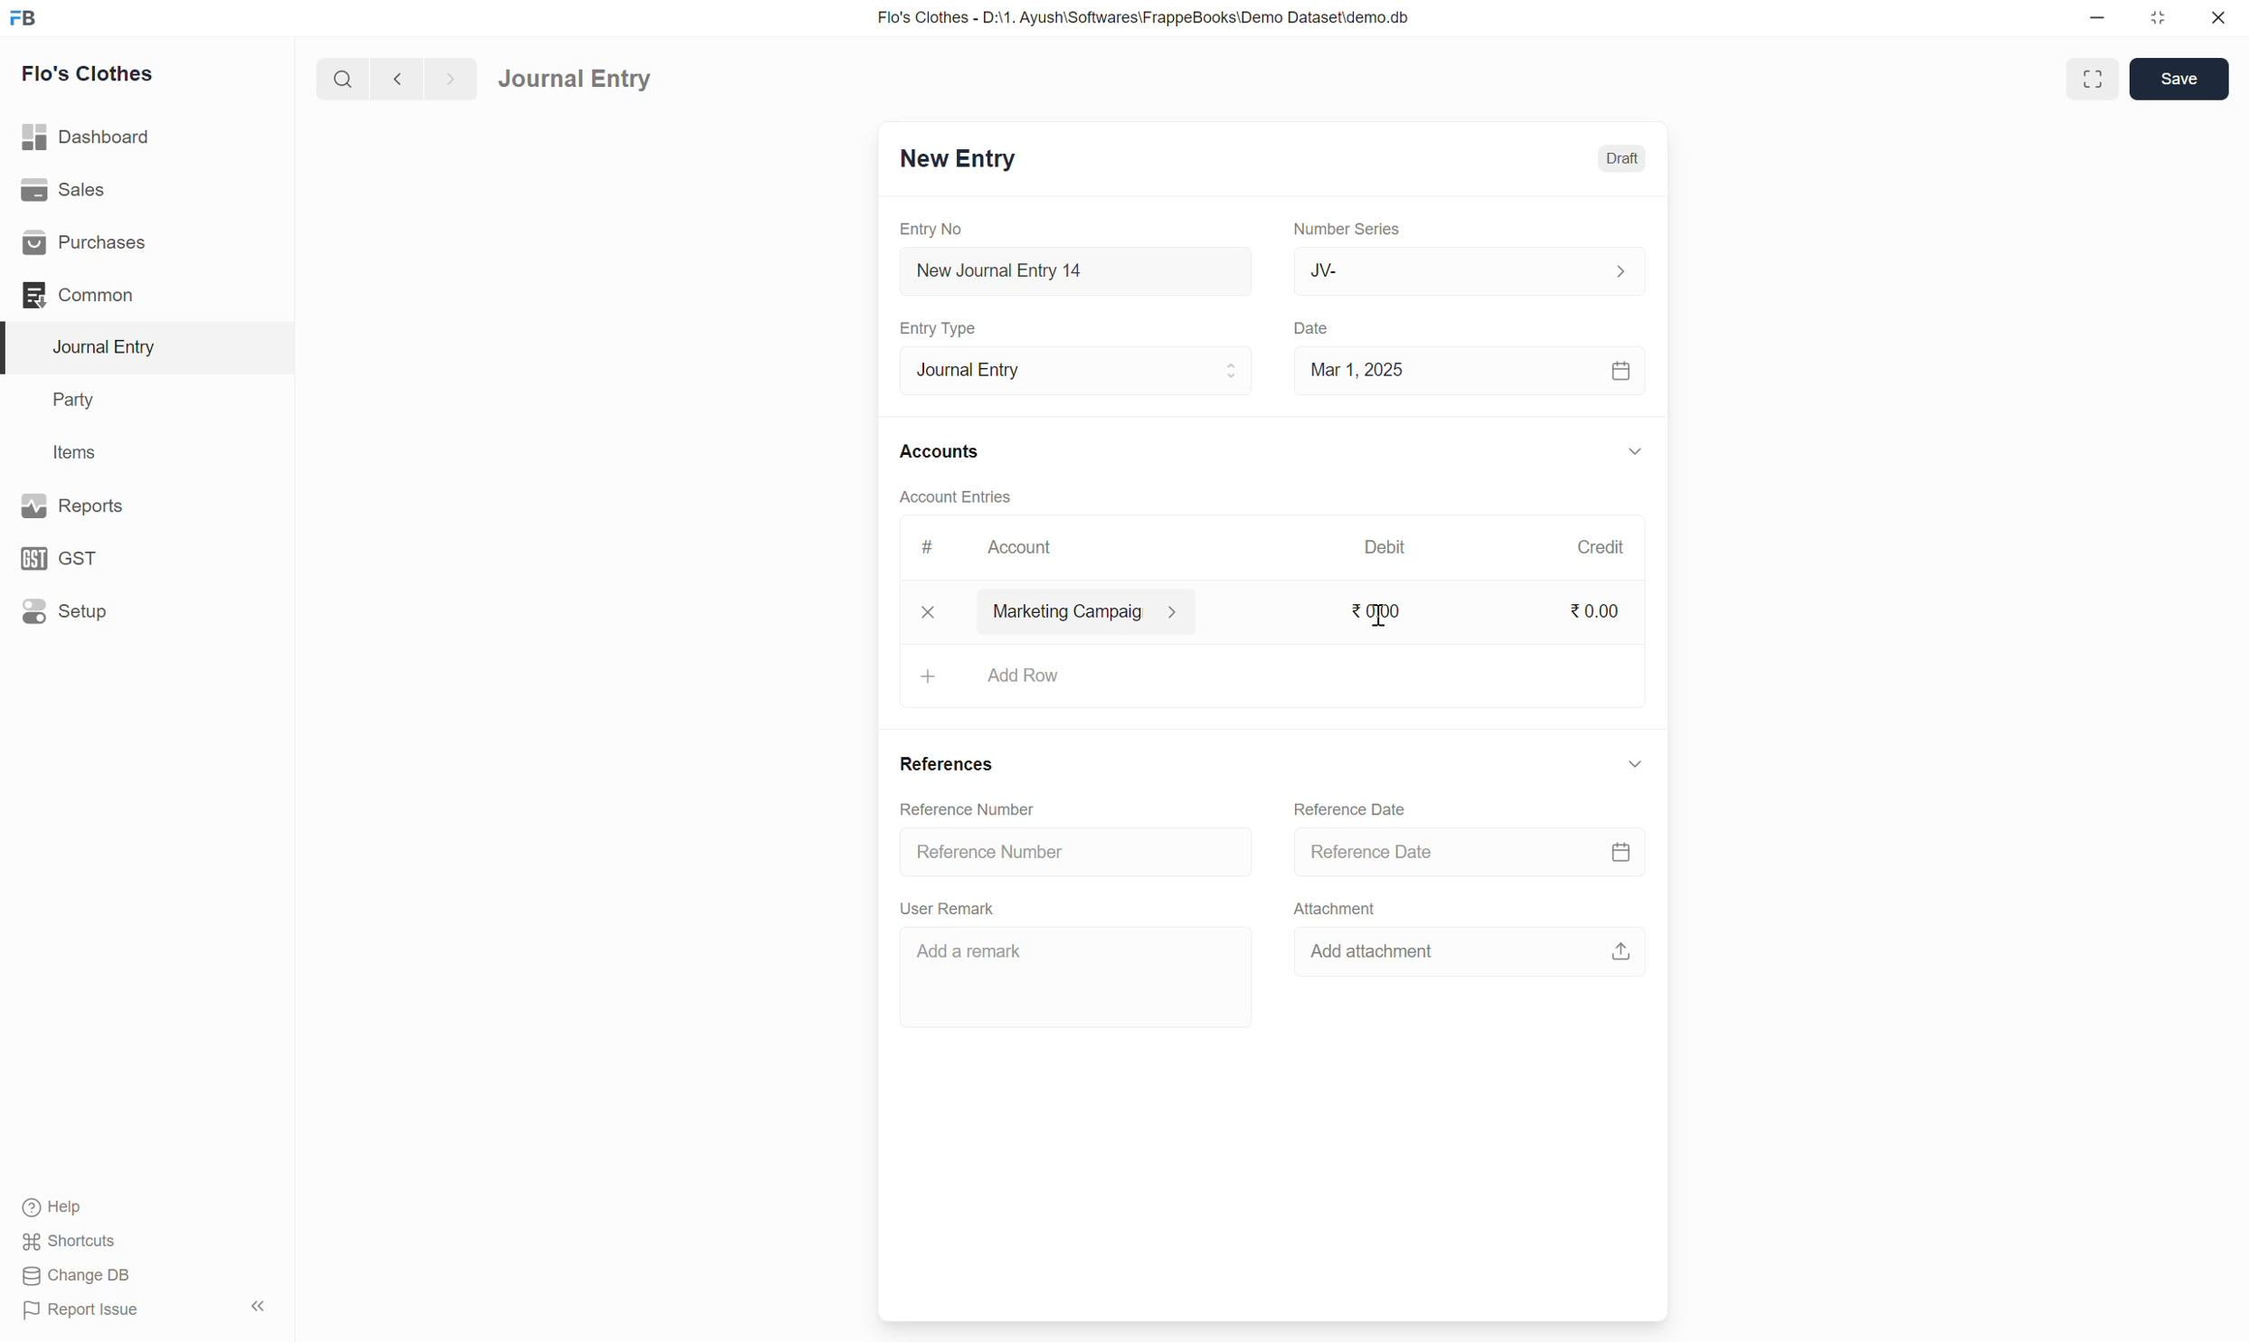 This screenshot has width=2249, height=1342. What do you see at coordinates (1624, 157) in the screenshot?
I see `Draft` at bounding box center [1624, 157].